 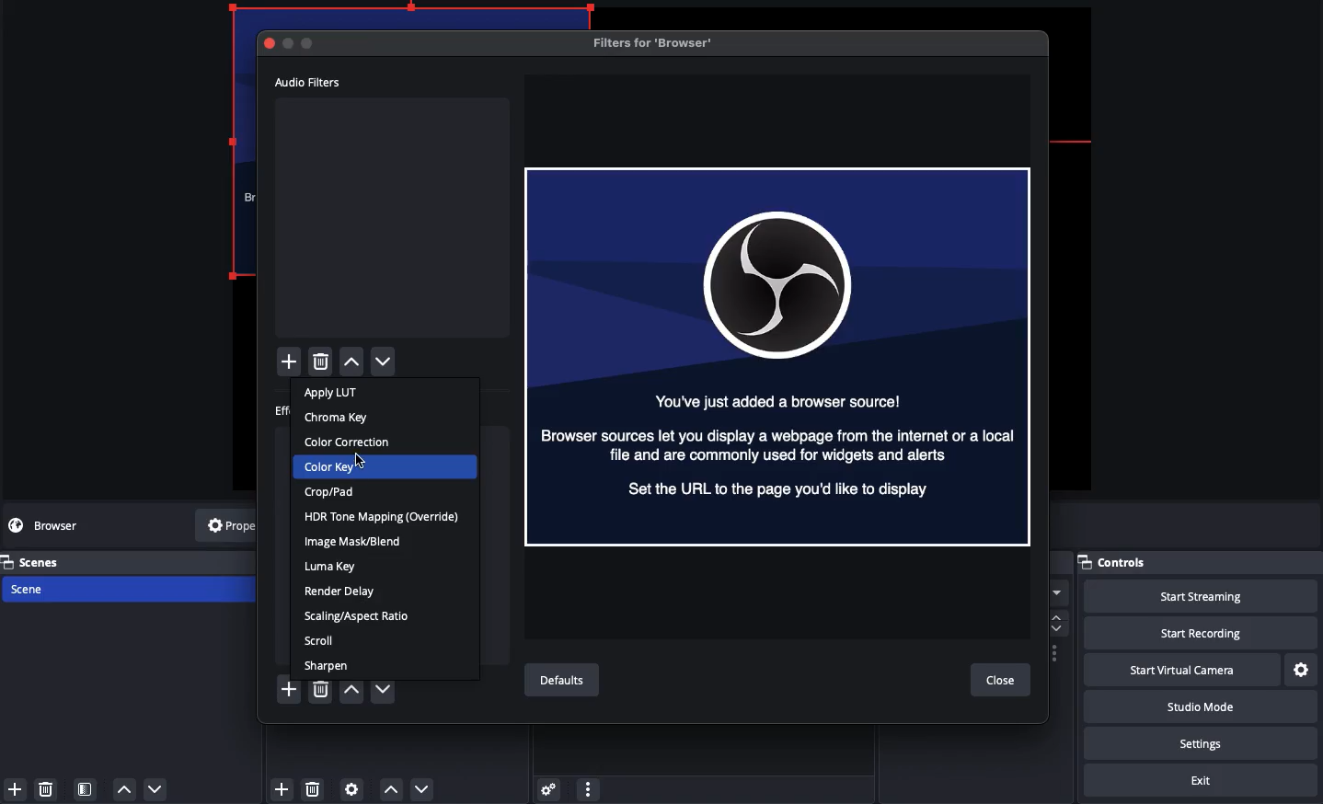 I want to click on Cursor, so click(x=362, y=458).